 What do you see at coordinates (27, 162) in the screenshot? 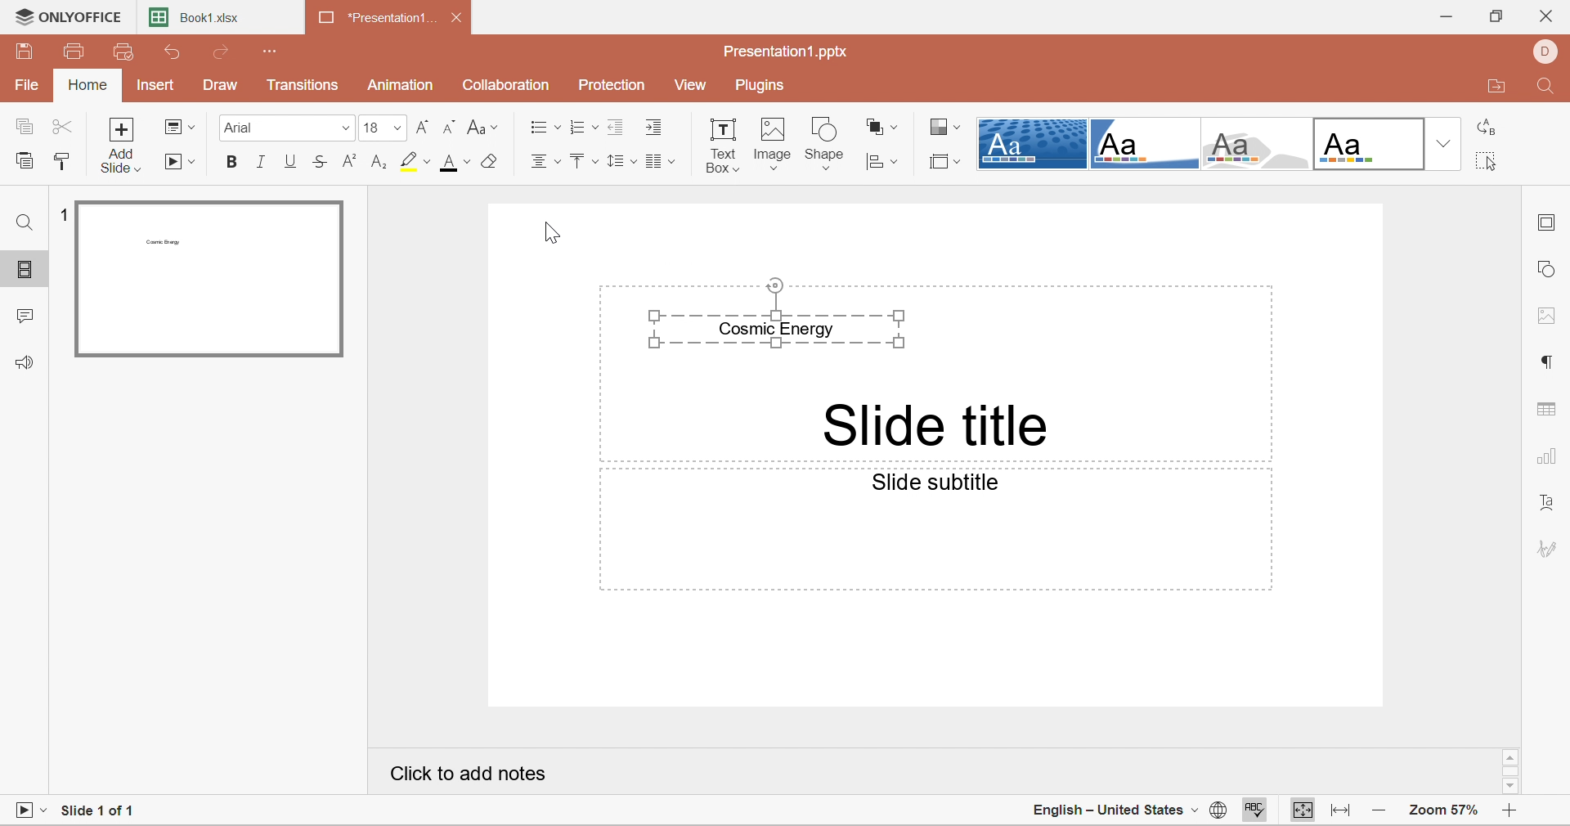
I see `Paste` at bounding box center [27, 162].